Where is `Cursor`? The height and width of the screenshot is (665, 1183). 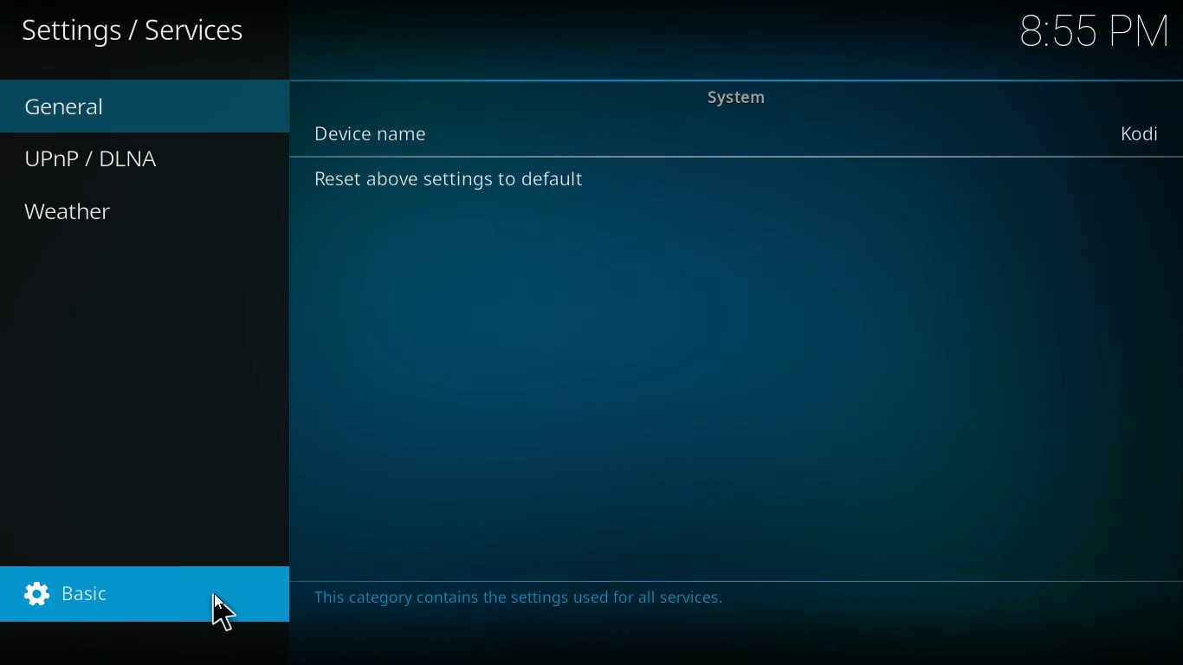
Cursor is located at coordinates (223, 616).